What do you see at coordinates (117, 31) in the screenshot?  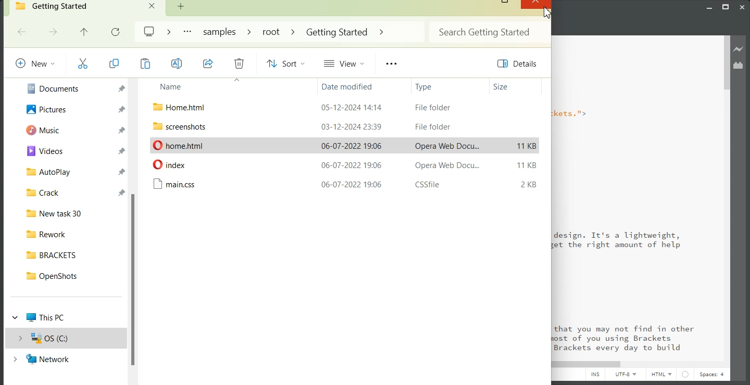 I see `Refresh` at bounding box center [117, 31].